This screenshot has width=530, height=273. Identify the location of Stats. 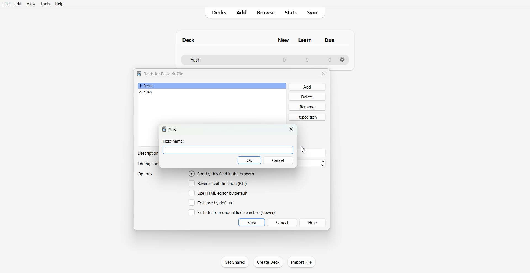
(291, 13).